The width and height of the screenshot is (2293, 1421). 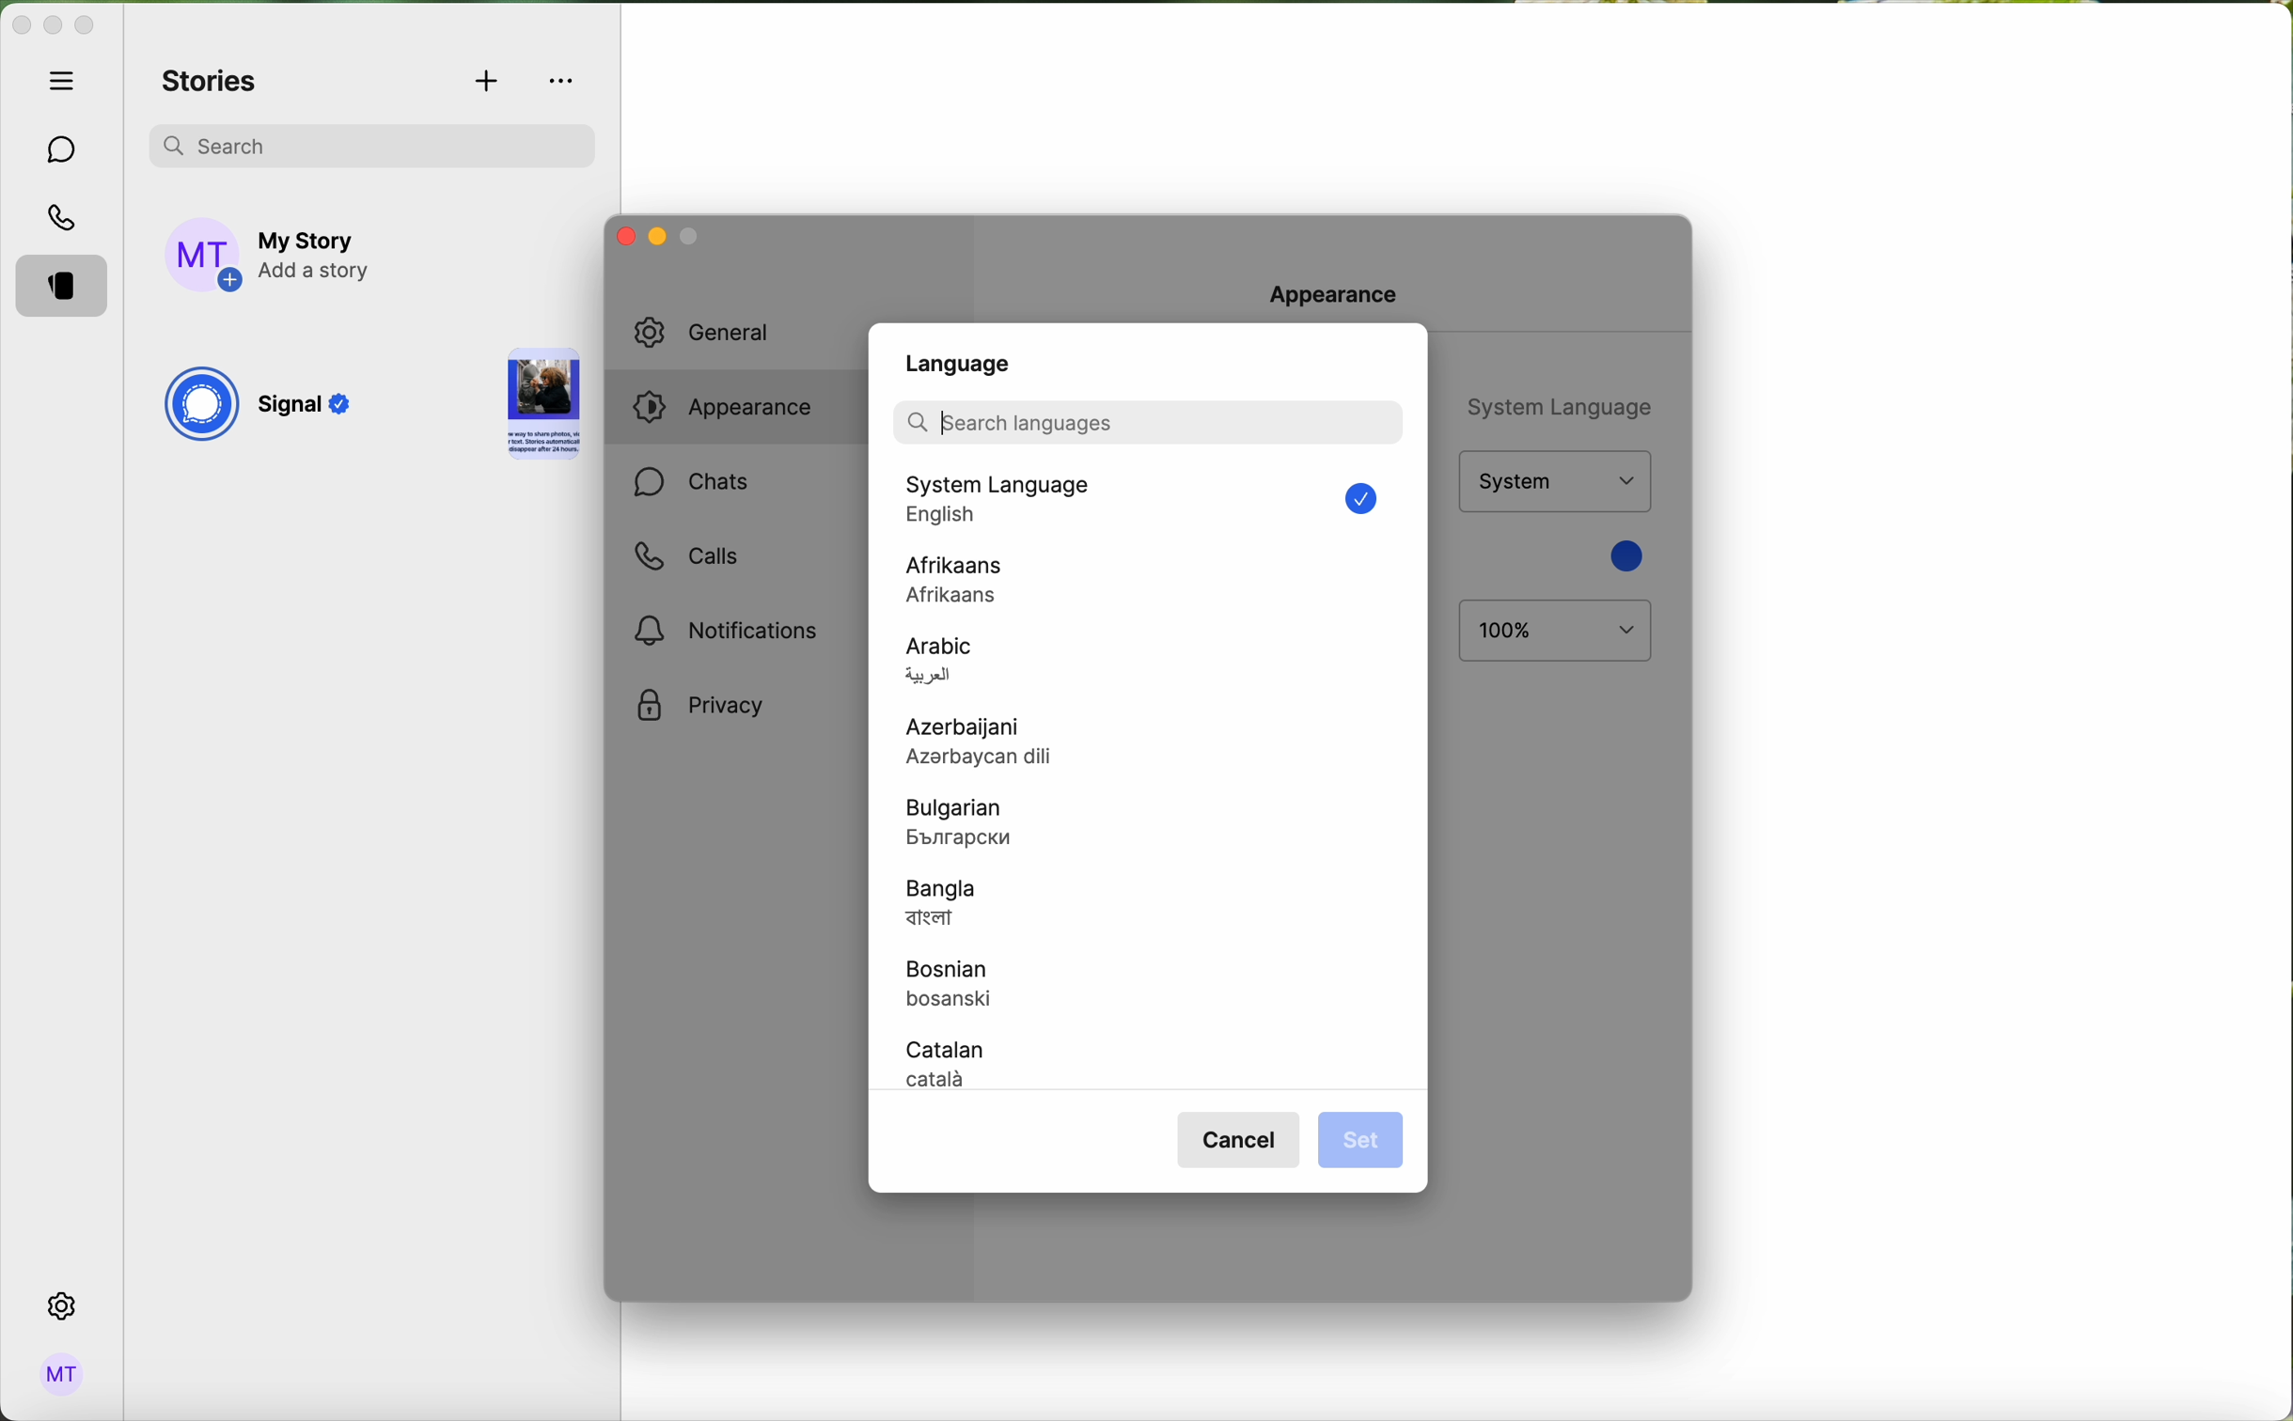 What do you see at coordinates (58, 1375) in the screenshot?
I see `admin logo` at bounding box center [58, 1375].